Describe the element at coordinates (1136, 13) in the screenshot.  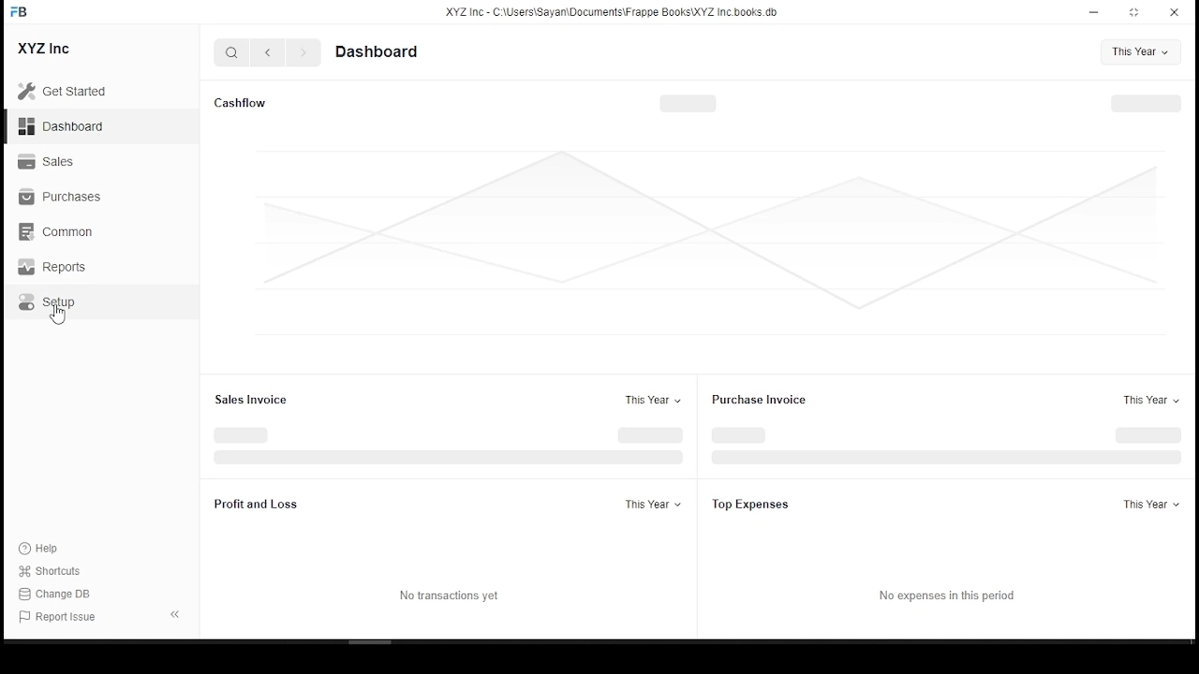
I see `Maximize` at that location.